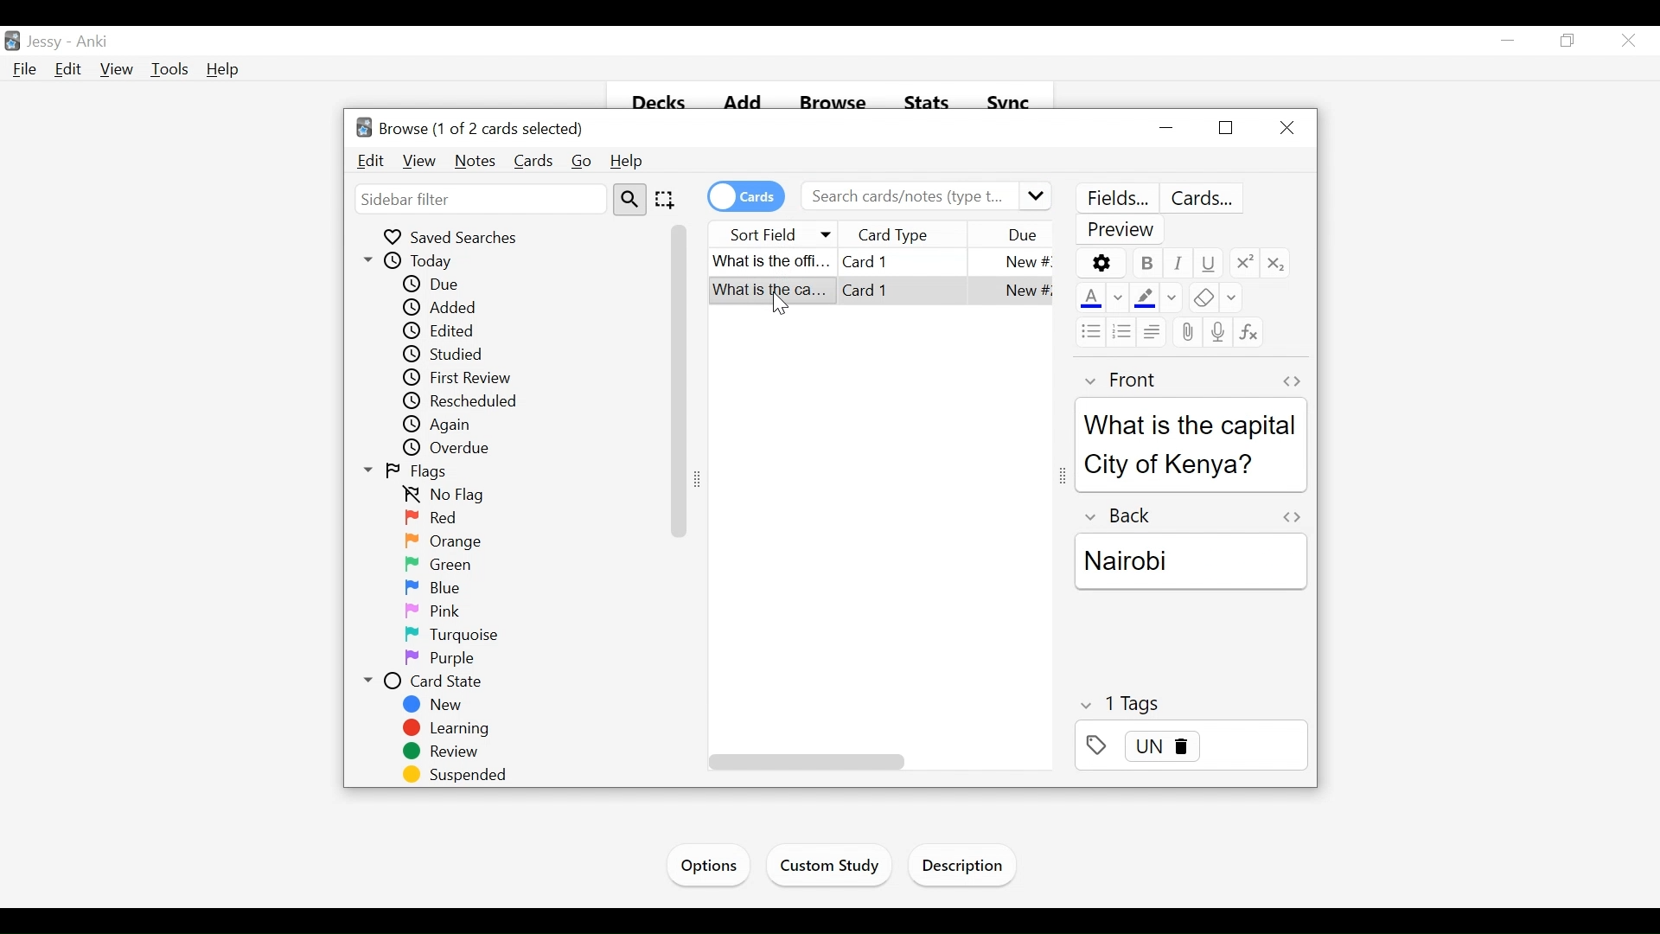 Image resolution: width=1660 pixels, height=934 pixels. Describe the element at coordinates (925, 196) in the screenshot. I see `Search cards/notes` at that location.